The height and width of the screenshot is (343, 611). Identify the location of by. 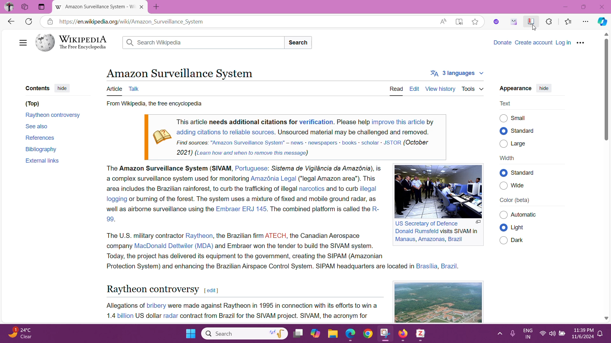
(431, 121).